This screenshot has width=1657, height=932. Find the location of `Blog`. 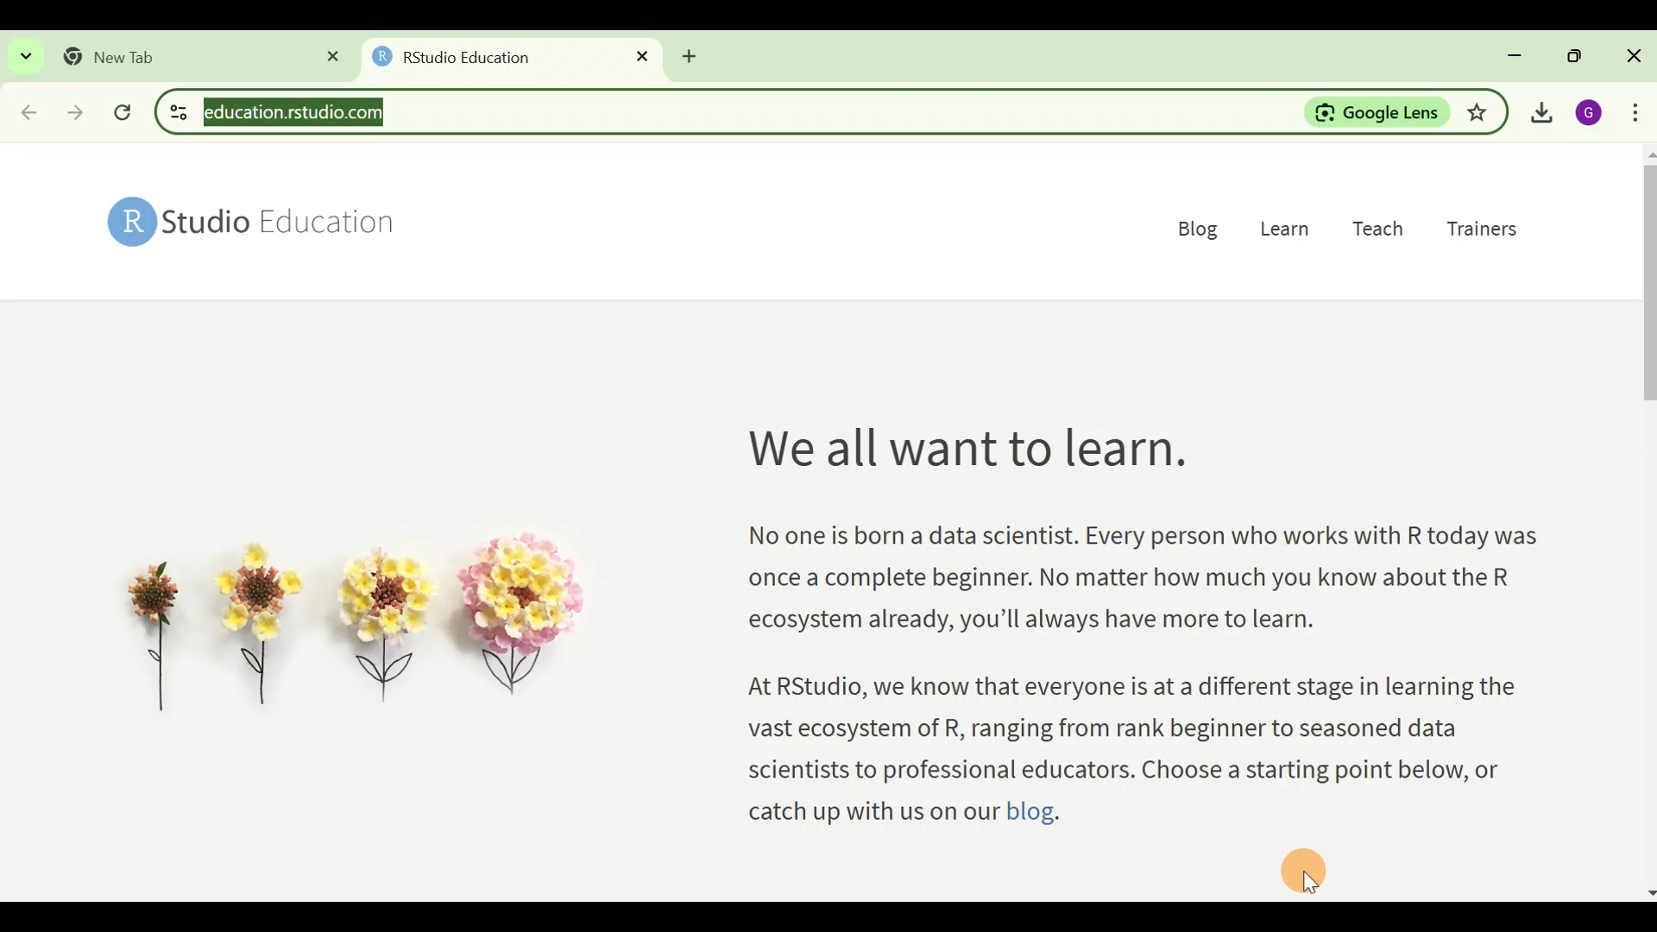

Blog is located at coordinates (1192, 227).